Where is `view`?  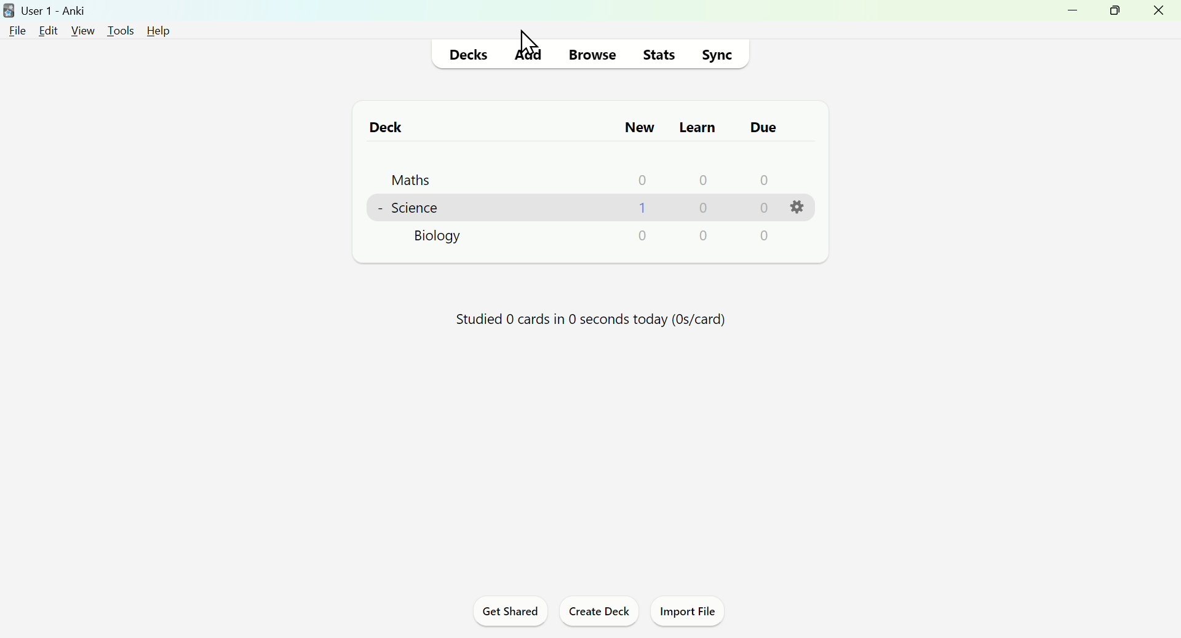 view is located at coordinates (82, 31).